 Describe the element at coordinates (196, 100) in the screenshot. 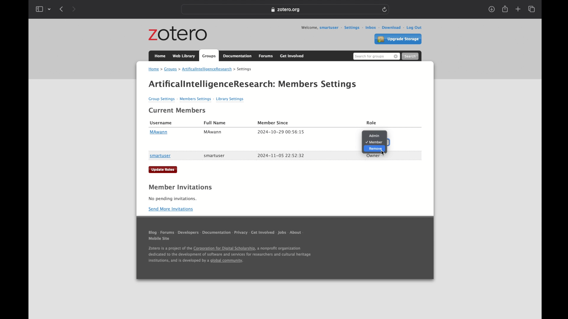

I see `members settings` at that location.